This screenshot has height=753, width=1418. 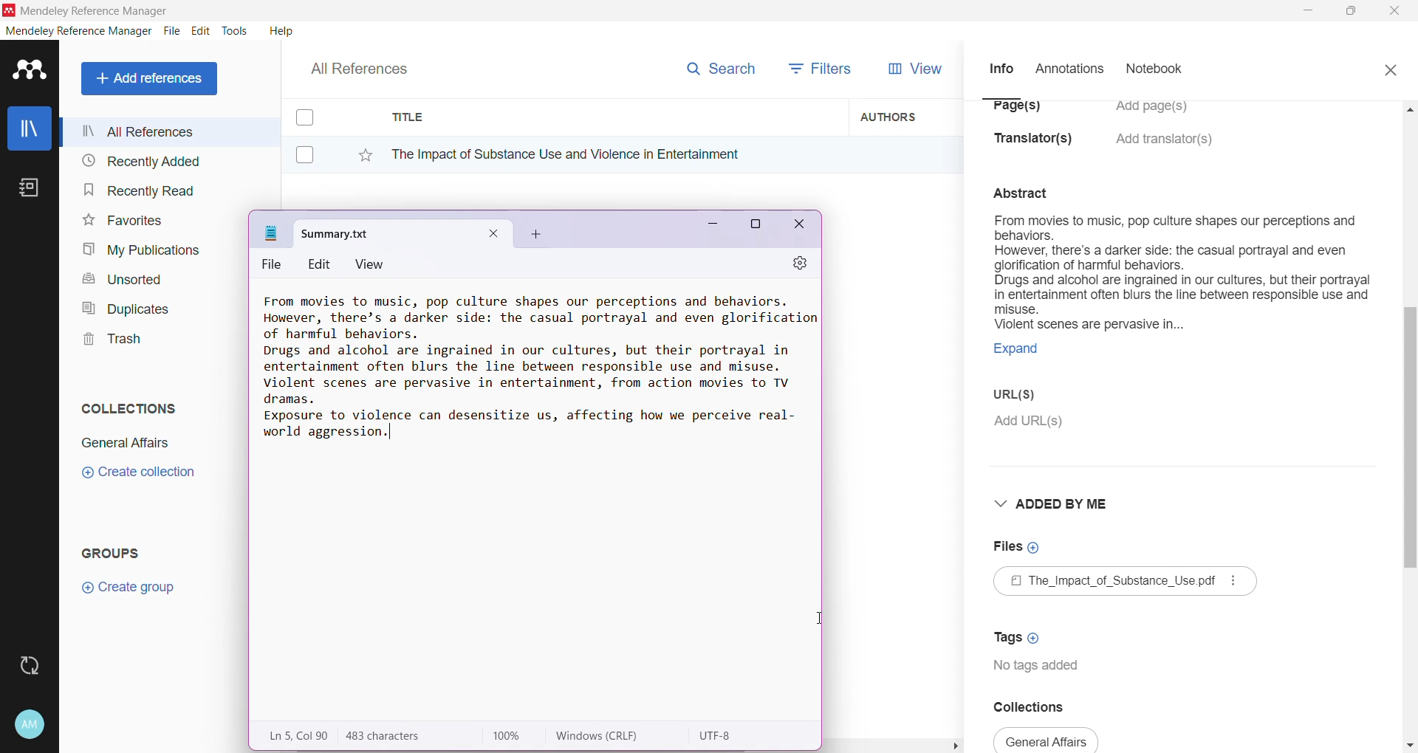 I want to click on Authors, so click(x=906, y=116).